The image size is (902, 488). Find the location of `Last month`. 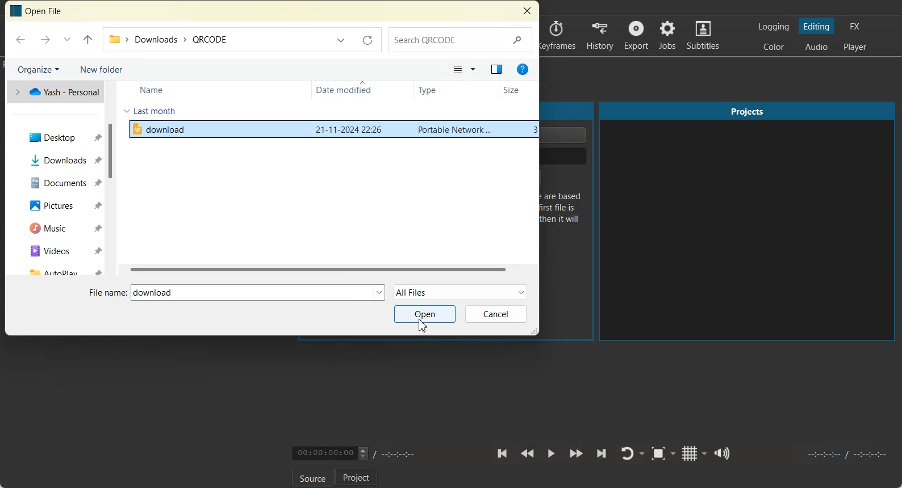

Last month is located at coordinates (151, 111).